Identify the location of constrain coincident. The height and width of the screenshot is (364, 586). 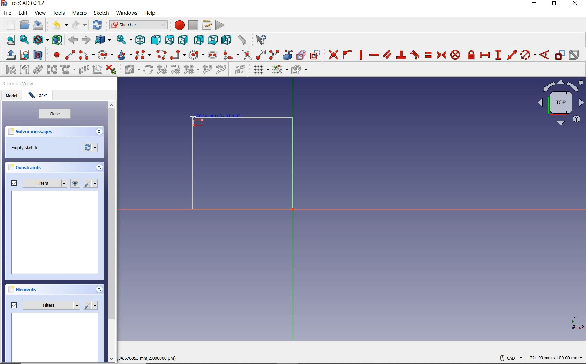
(332, 54).